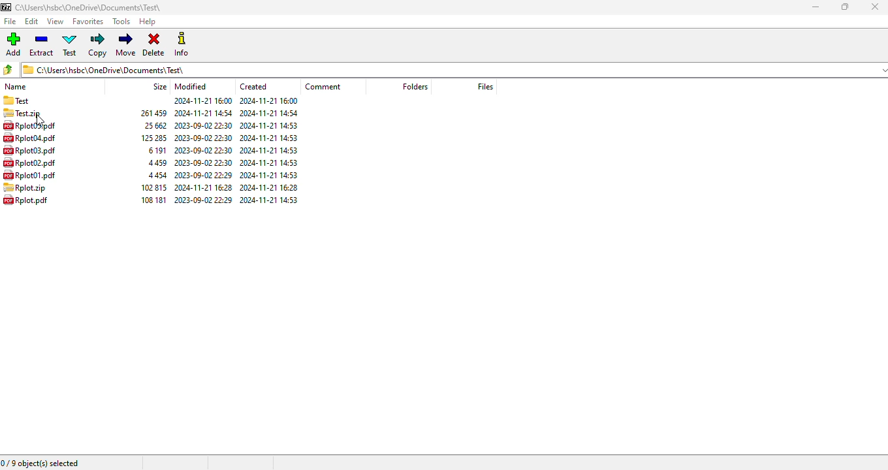  Describe the element at coordinates (155, 150) in the screenshot. I see `size` at that location.